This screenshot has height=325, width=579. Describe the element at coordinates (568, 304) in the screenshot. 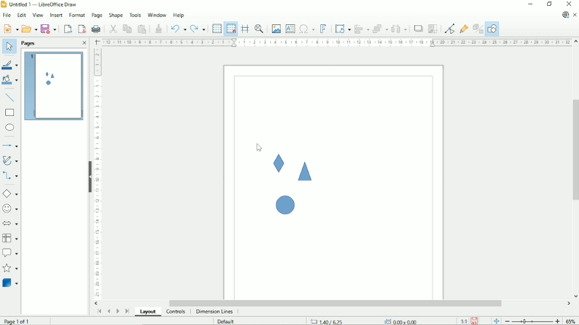

I see `Horizontal scroll button` at that location.